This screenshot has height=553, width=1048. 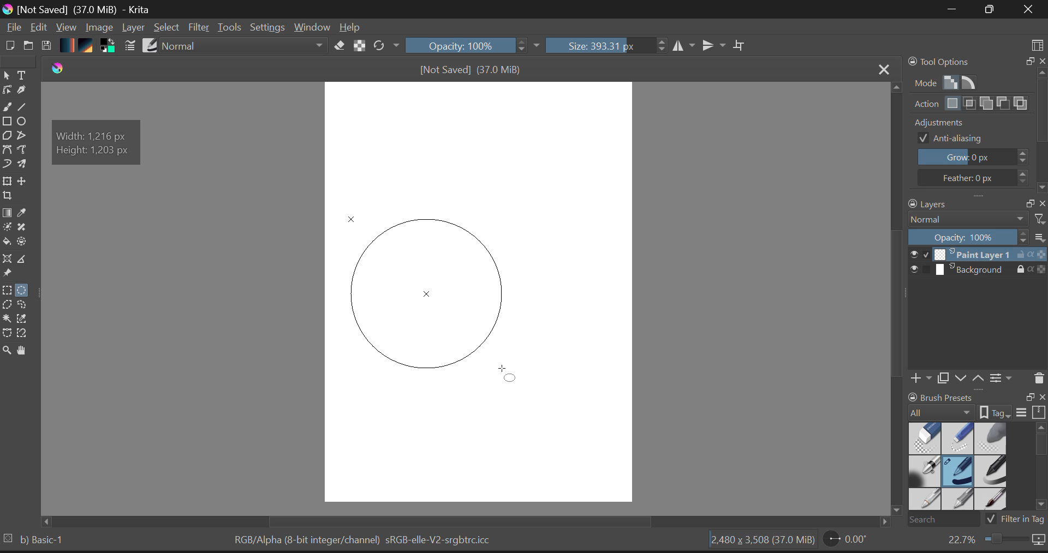 I want to click on Elipses, so click(x=23, y=123).